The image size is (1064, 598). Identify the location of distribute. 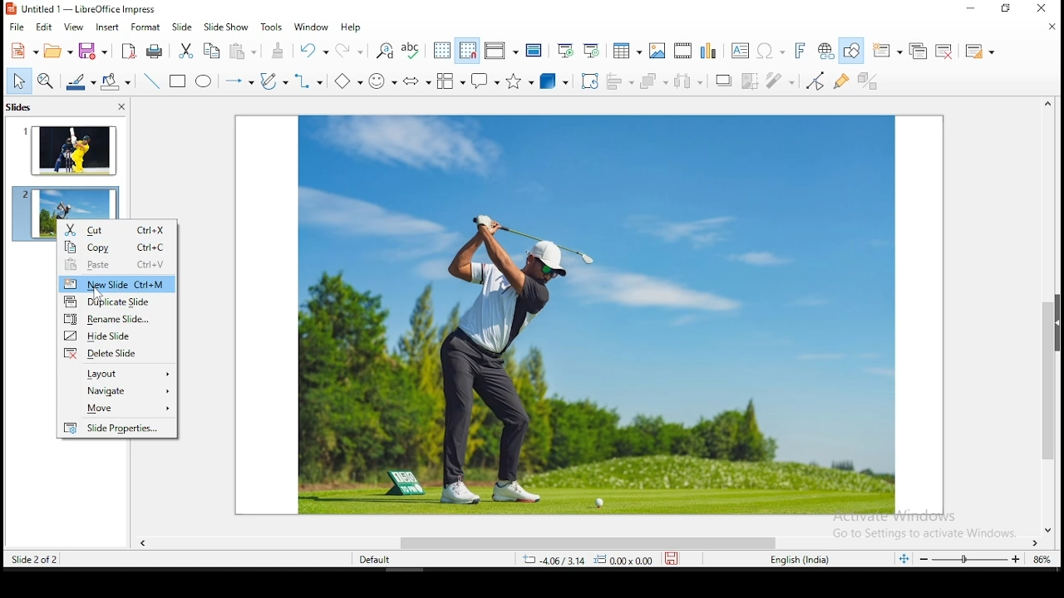
(687, 81).